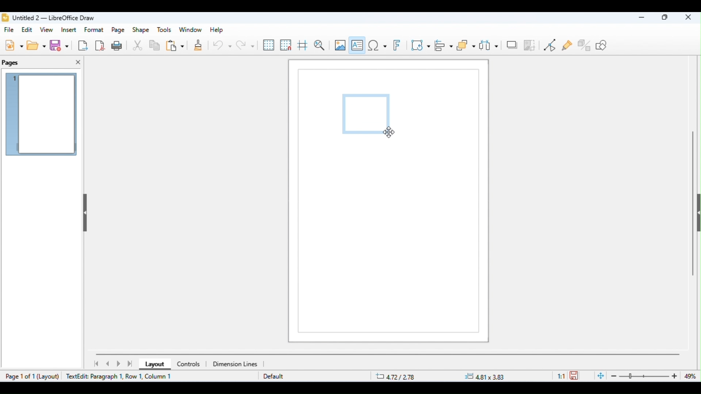 This screenshot has width=701, height=394. I want to click on help, so click(215, 30).